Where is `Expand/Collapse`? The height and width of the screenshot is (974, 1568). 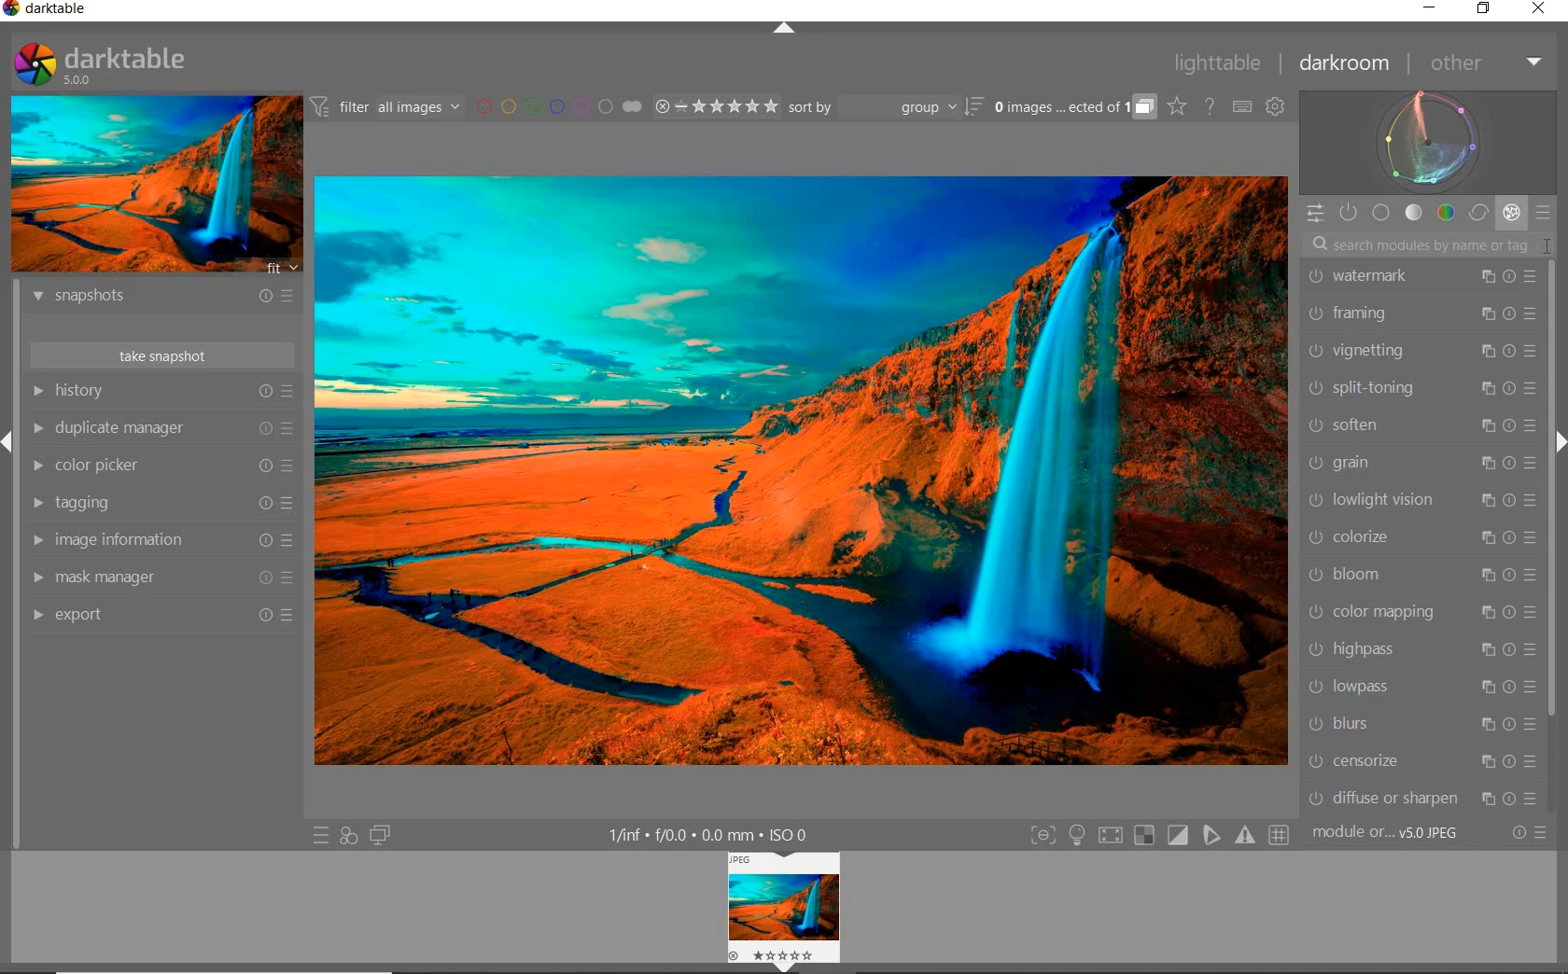 Expand/Collapse is located at coordinates (780, 967).